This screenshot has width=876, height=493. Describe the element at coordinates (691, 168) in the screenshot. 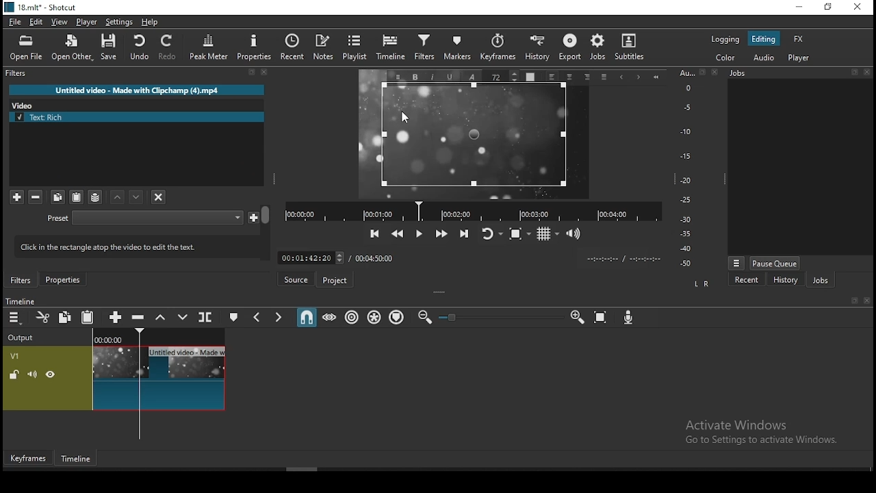

I see `Audio Level` at that location.